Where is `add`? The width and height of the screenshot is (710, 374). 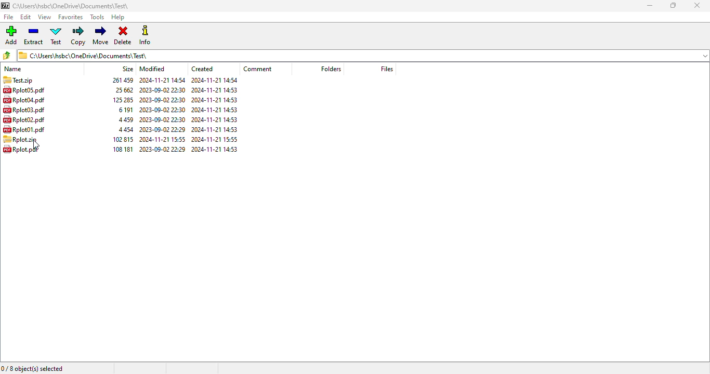
add is located at coordinates (11, 34).